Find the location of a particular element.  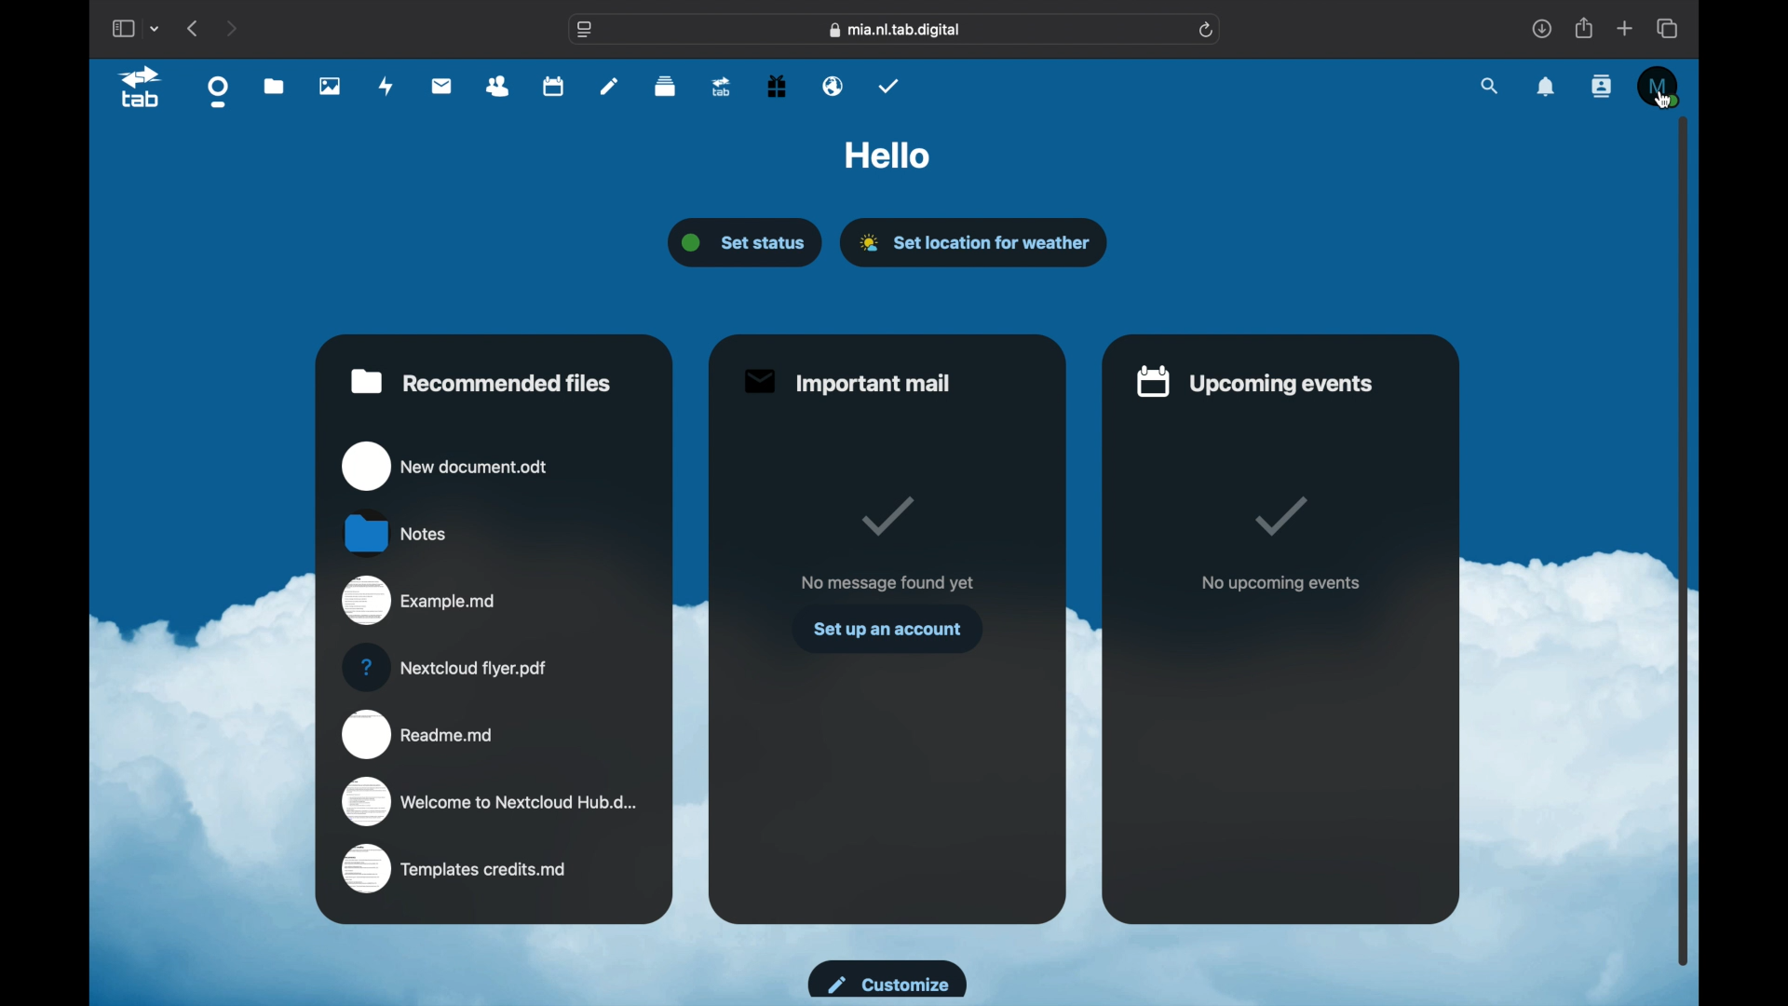

tasks is located at coordinates (889, 85).